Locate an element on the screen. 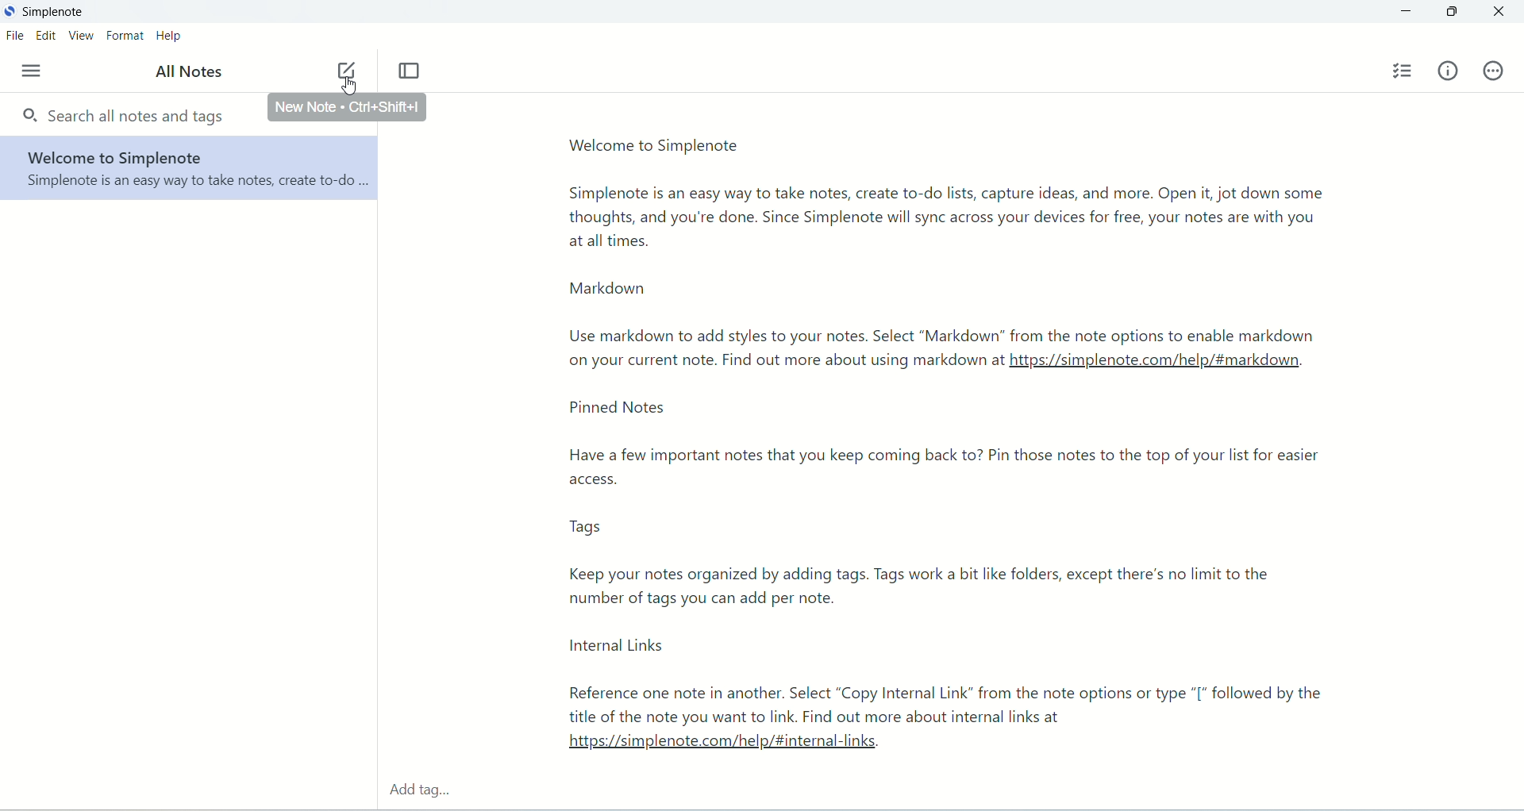 The width and height of the screenshot is (1524, 811). view is located at coordinates (82, 37).